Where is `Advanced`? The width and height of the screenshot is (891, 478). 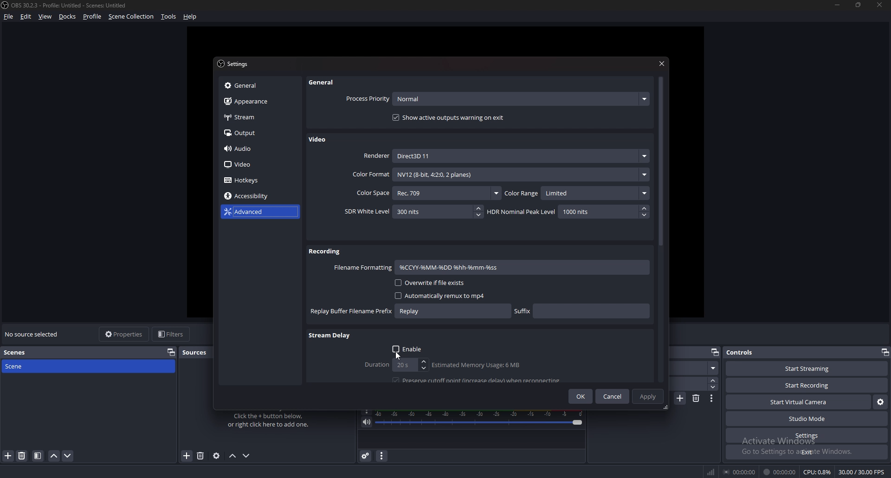 Advanced is located at coordinates (255, 212).